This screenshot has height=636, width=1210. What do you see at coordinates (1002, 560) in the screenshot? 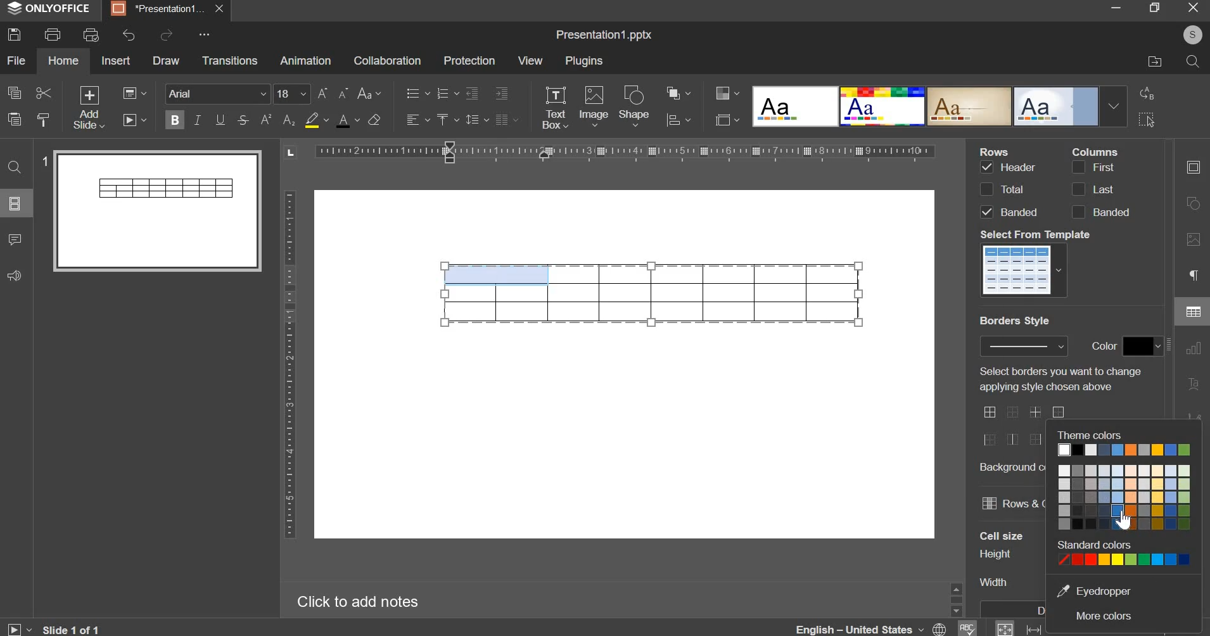
I see `Cell size's column` at bounding box center [1002, 560].